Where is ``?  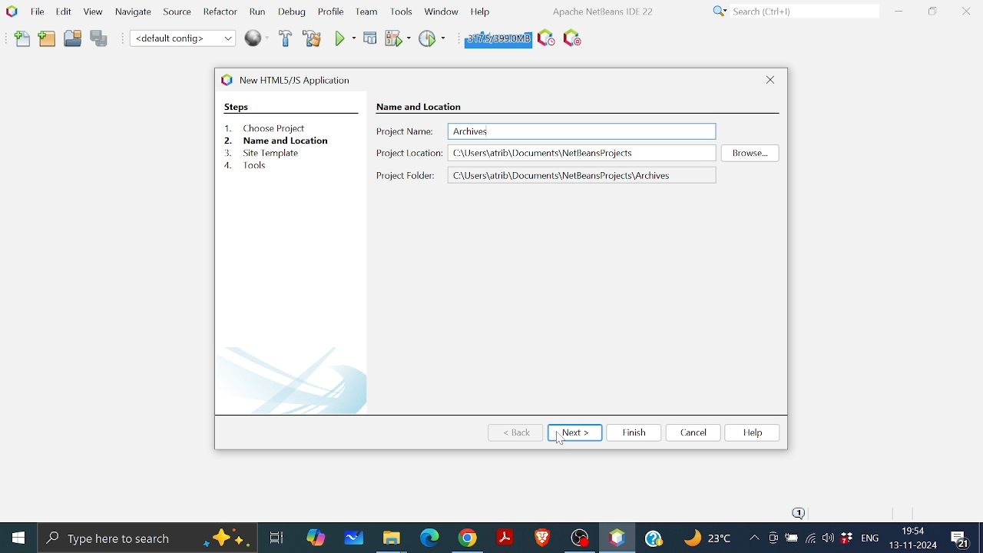  is located at coordinates (828, 537).